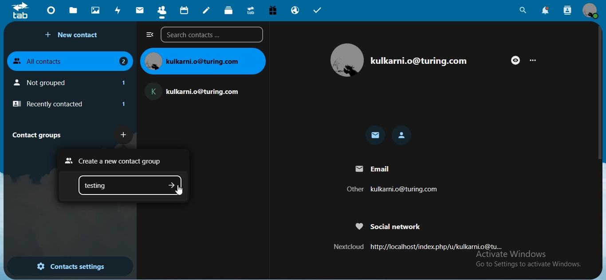 This screenshot has width=606, height=280. Describe the element at coordinates (52, 12) in the screenshot. I see `dashboard` at that location.